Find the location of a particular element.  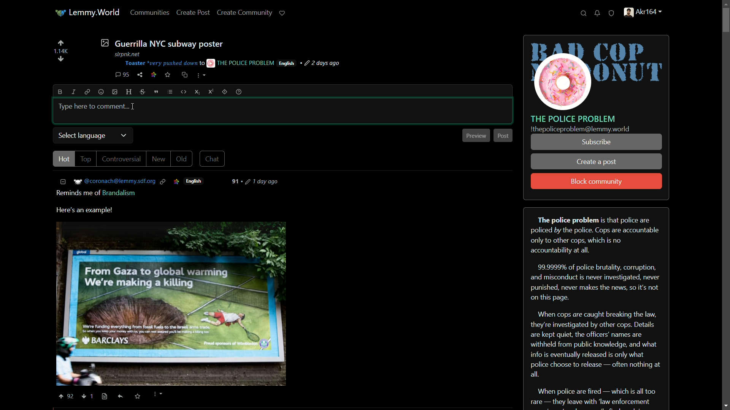

here's an example is located at coordinates (85, 210).